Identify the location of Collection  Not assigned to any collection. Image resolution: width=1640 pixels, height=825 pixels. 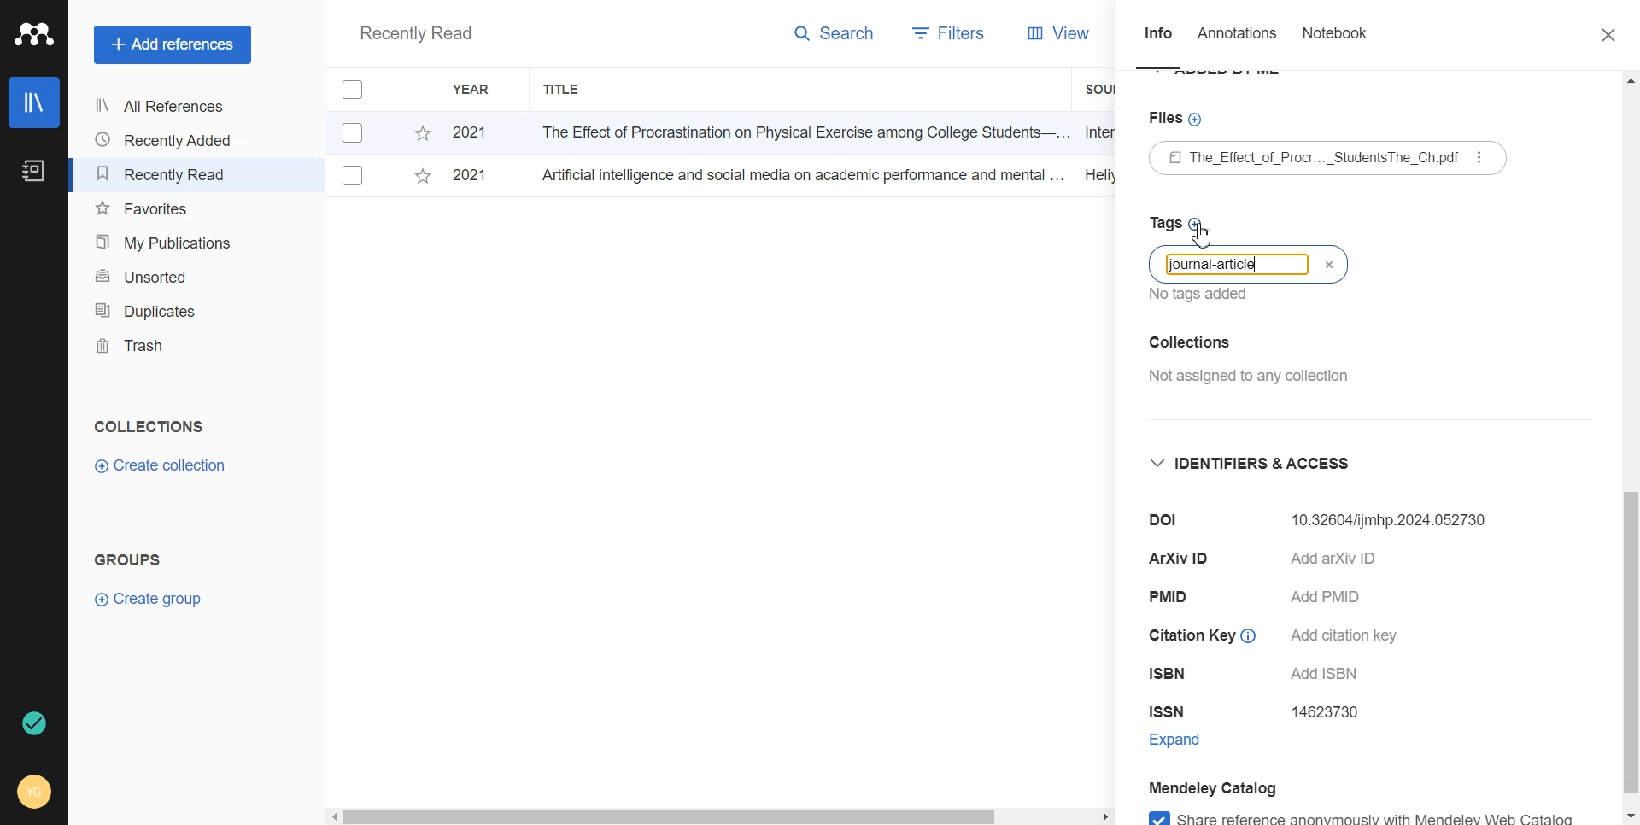
(1245, 355).